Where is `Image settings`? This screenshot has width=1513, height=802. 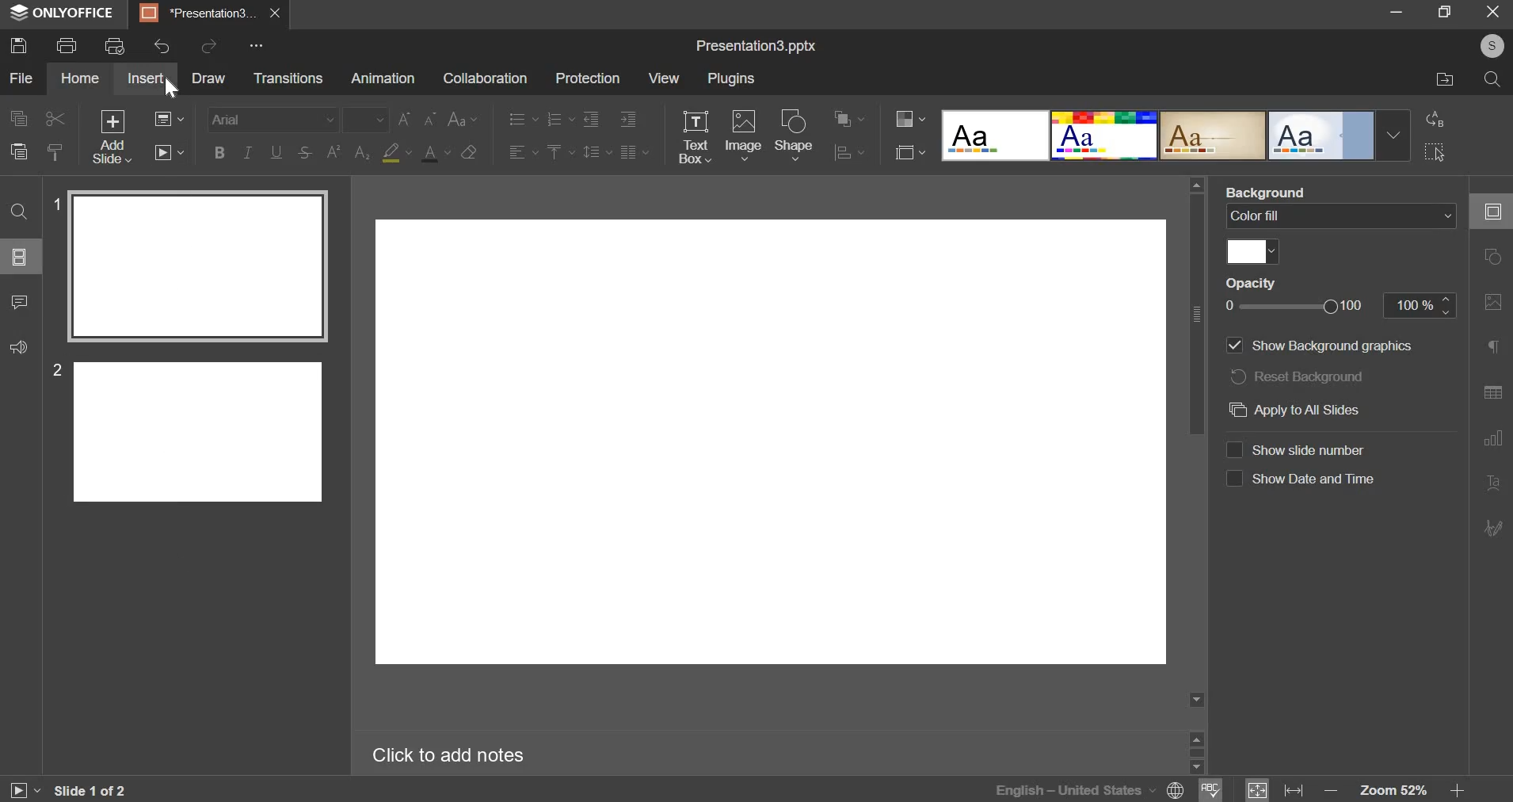
Image settings is located at coordinates (1493, 303).